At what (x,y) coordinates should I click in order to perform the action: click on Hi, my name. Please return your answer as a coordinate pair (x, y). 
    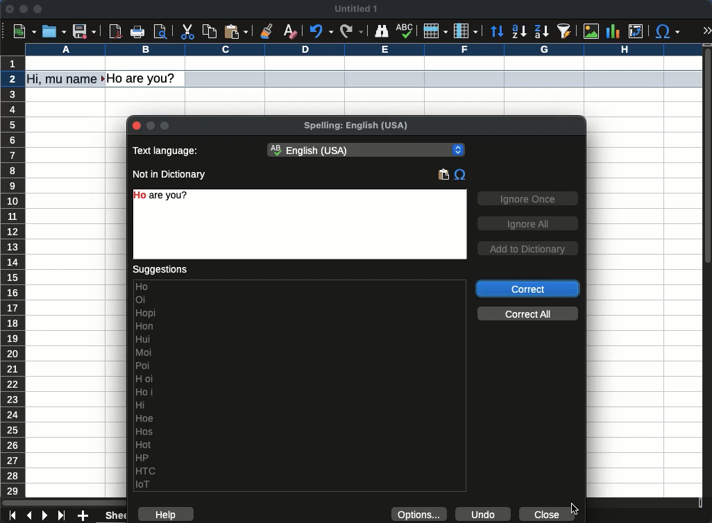
    Looking at the image, I should click on (65, 79).